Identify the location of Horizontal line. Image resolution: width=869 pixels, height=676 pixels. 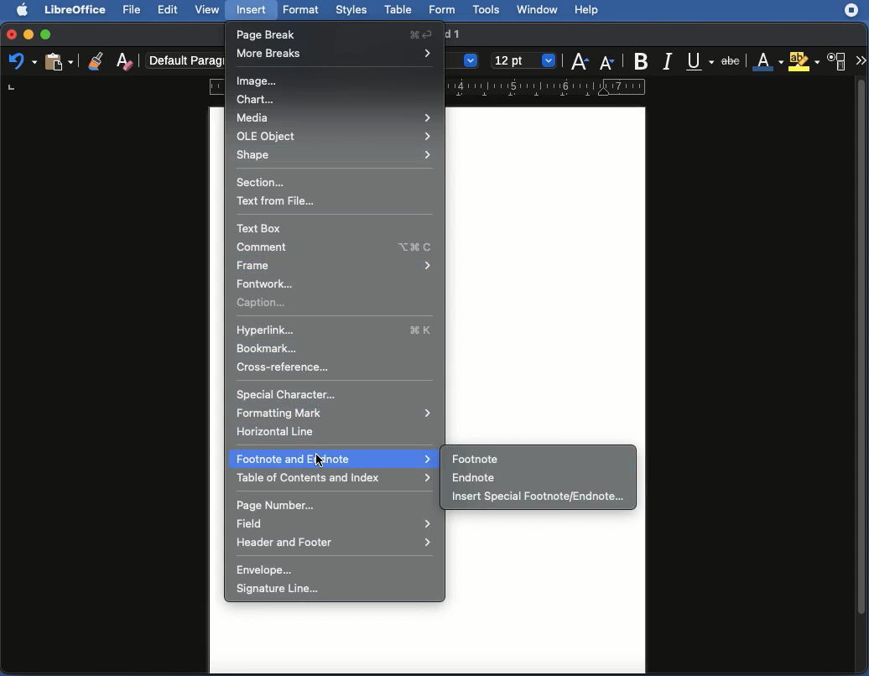
(279, 431).